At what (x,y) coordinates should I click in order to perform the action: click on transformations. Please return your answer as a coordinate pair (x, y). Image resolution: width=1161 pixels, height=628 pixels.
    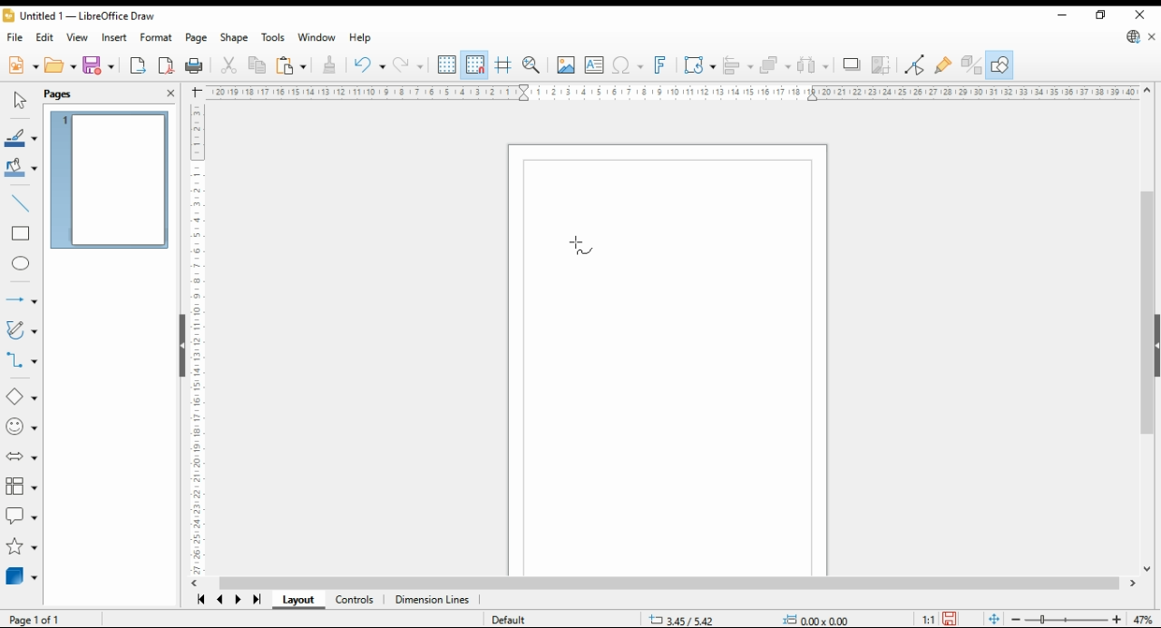
    Looking at the image, I should click on (699, 67).